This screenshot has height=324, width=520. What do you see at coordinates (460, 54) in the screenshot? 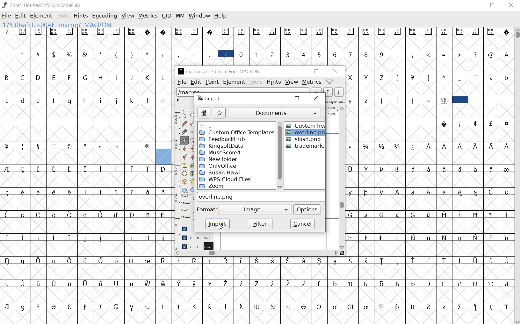
I see `>` at bounding box center [460, 54].